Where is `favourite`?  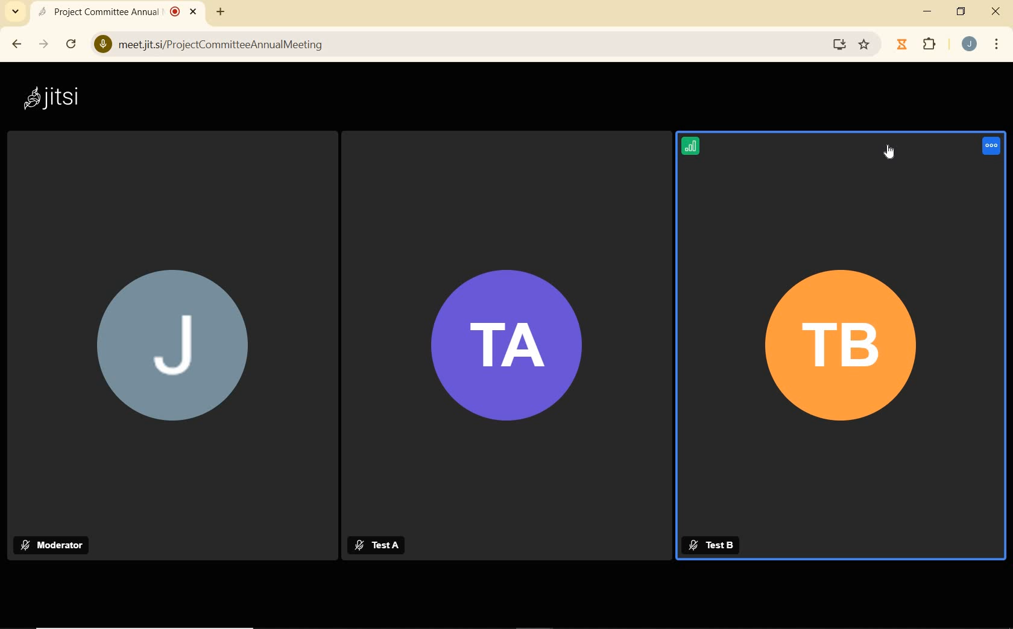
favourite is located at coordinates (865, 46).